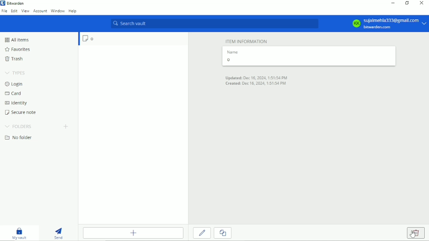 The image size is (429, 241). I want to click on KK sujalmehla333@gmail.com     bitwarden.com, so click(389, 24).